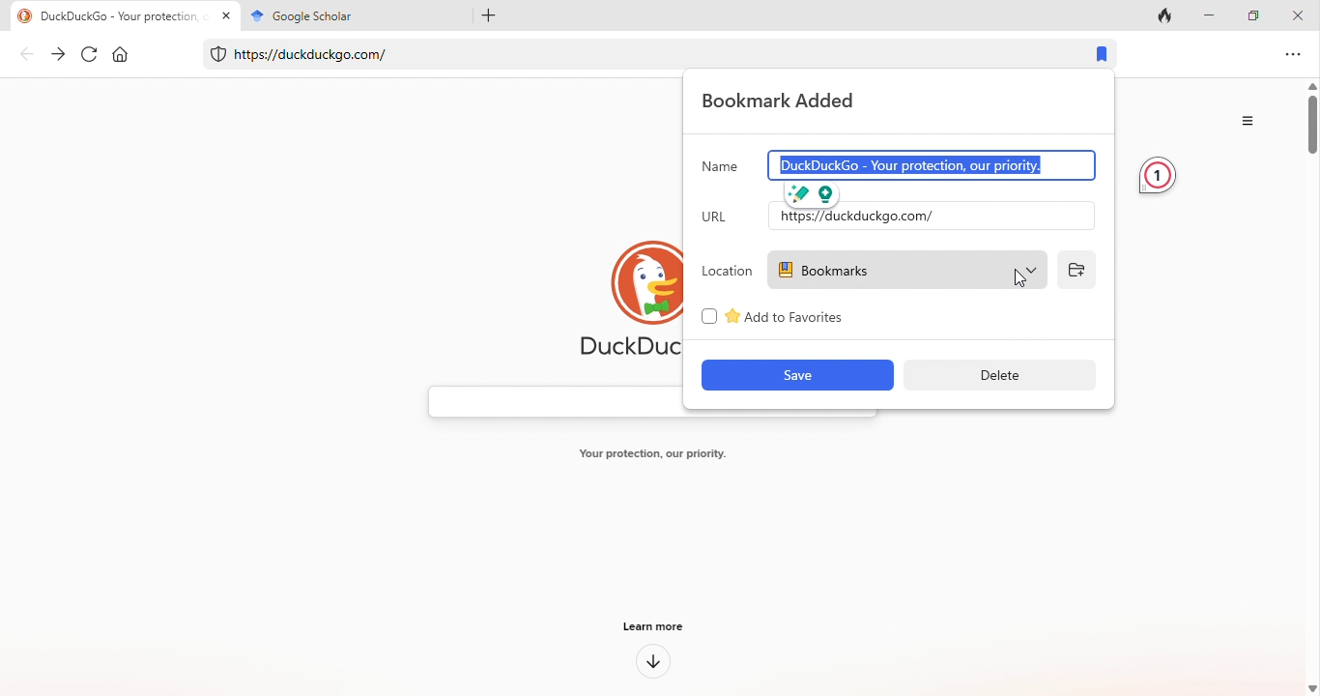 The width and height of the screenshot is (1320, 696). I want to click on web link, so click(630, 50).